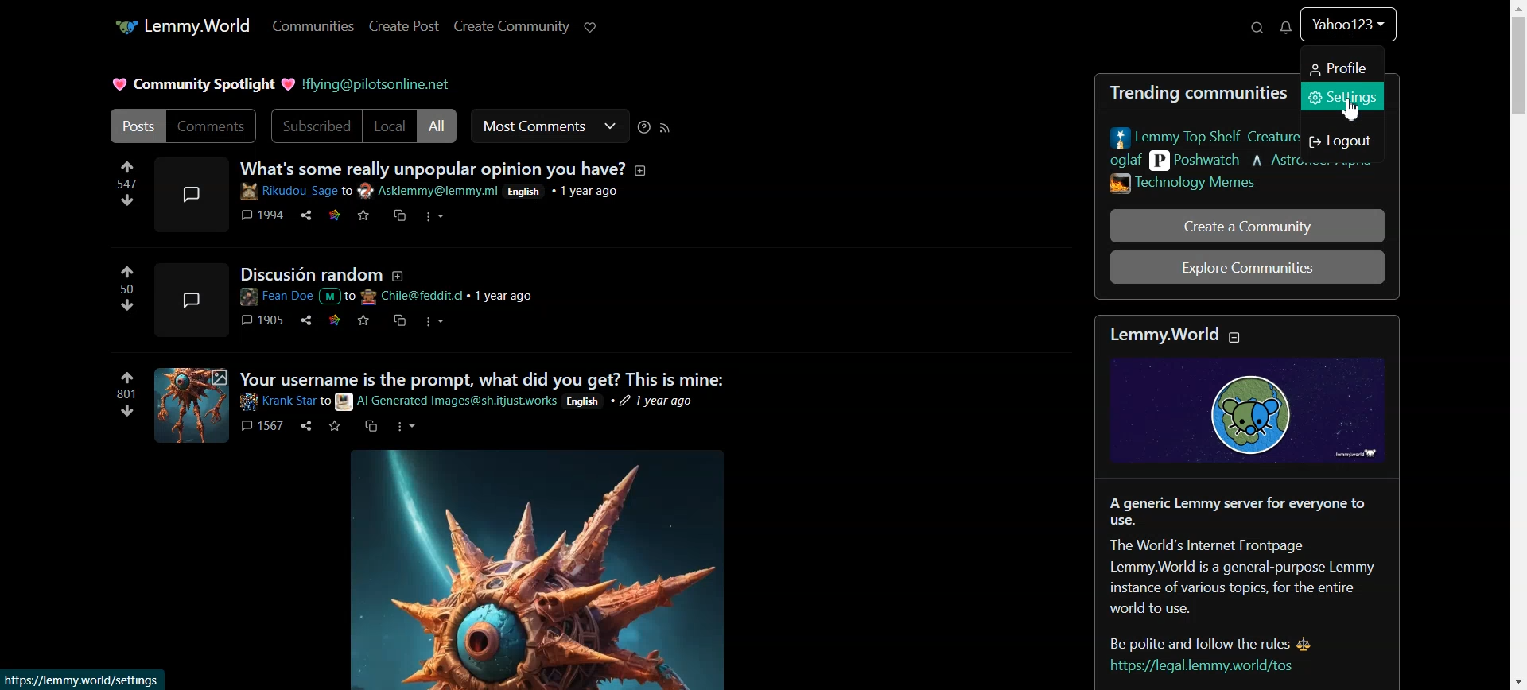 The image size is (1527, 690). I want to click on Profile, so click(1348, 28).